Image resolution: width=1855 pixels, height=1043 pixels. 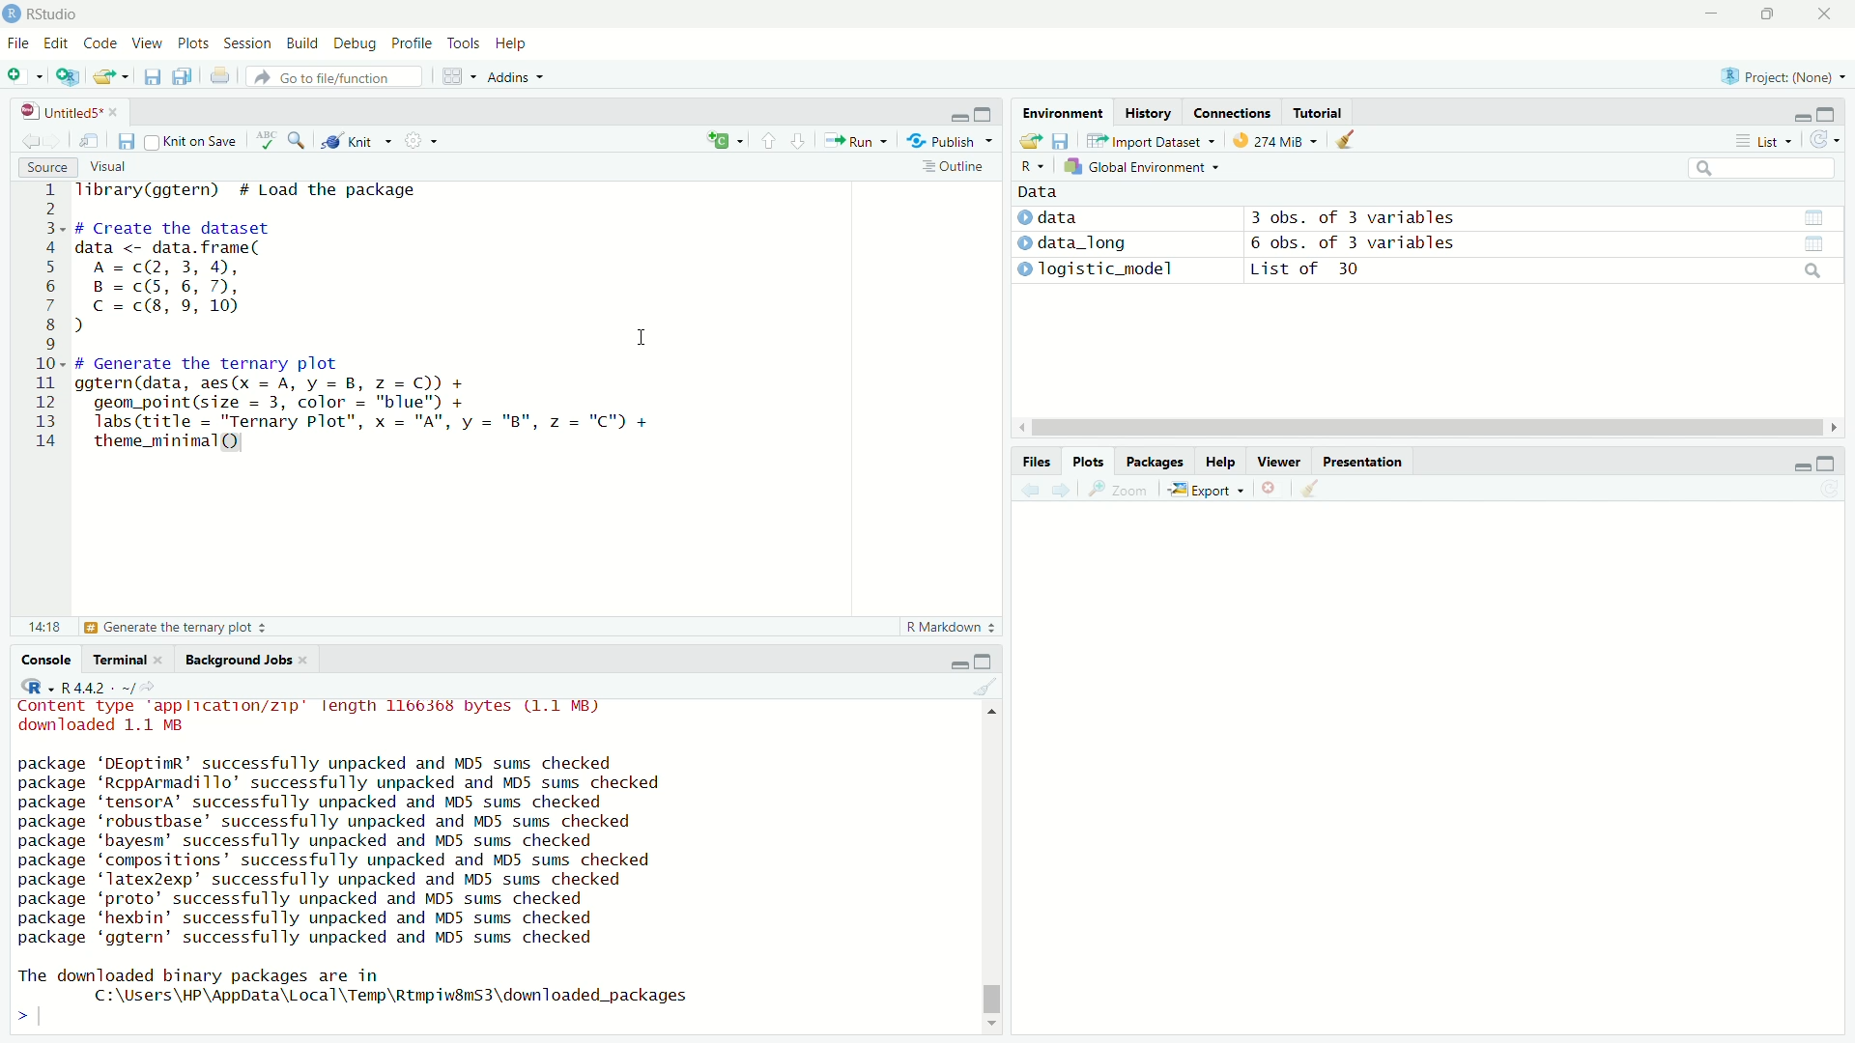 I want to click on minimise, so click(x=1711, y=14).